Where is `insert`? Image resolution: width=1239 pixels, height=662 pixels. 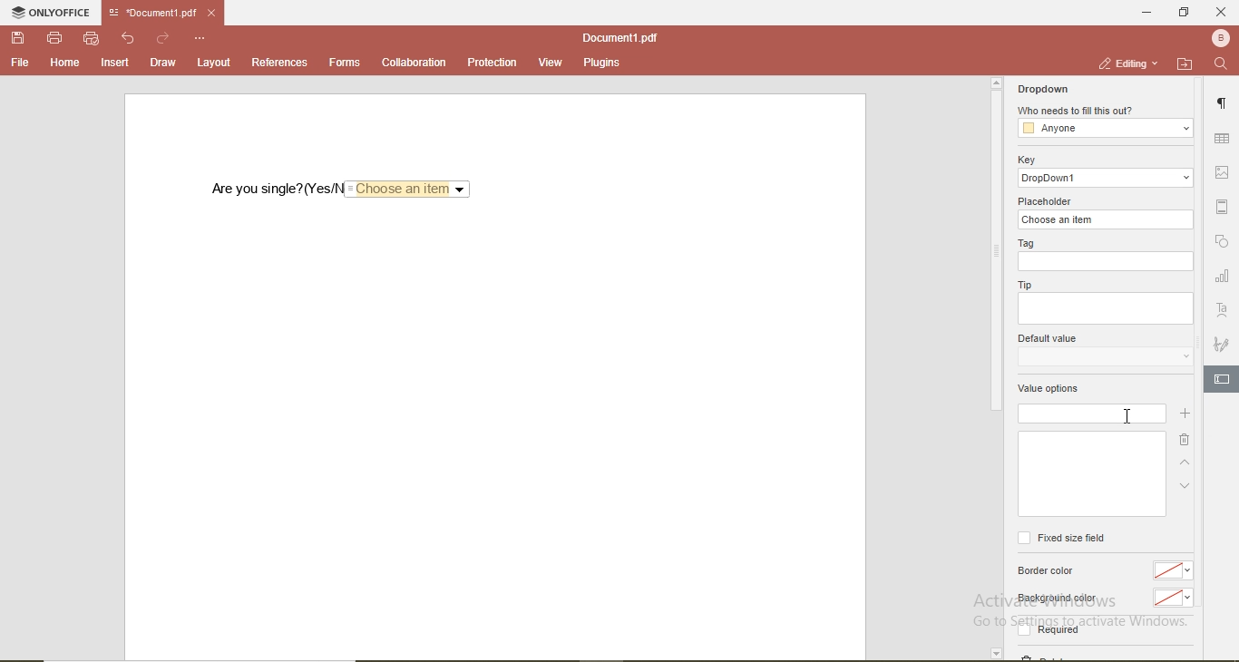
insert is located at coordinates (115, 64).